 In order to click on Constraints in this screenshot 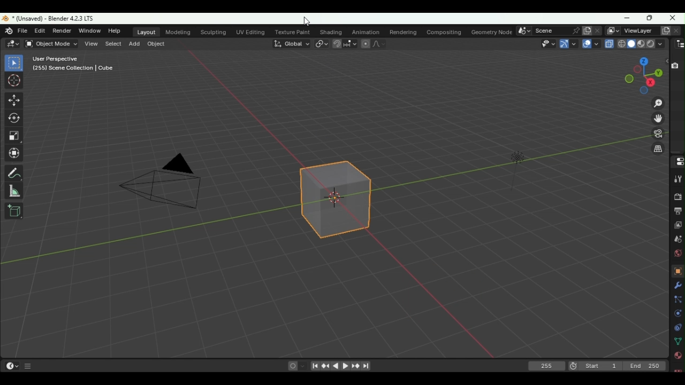, I will do `click(678, 327)`.